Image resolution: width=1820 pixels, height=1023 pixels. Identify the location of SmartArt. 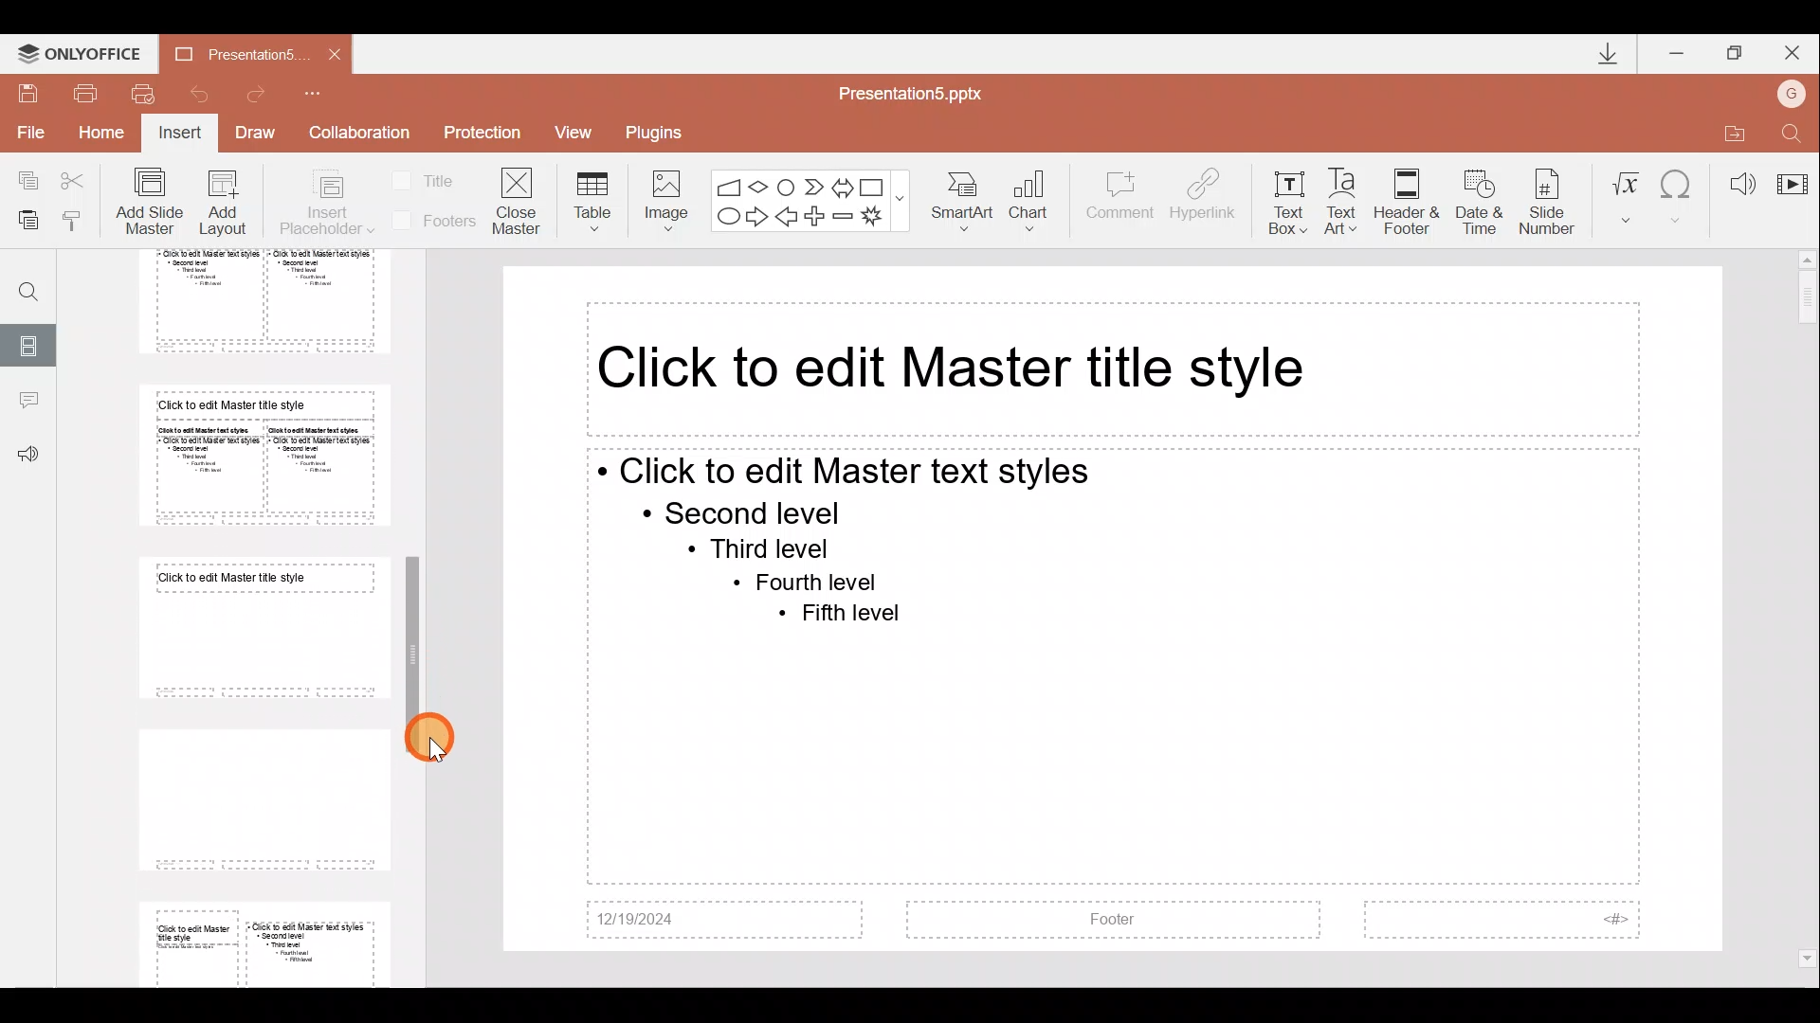
(966, 203).